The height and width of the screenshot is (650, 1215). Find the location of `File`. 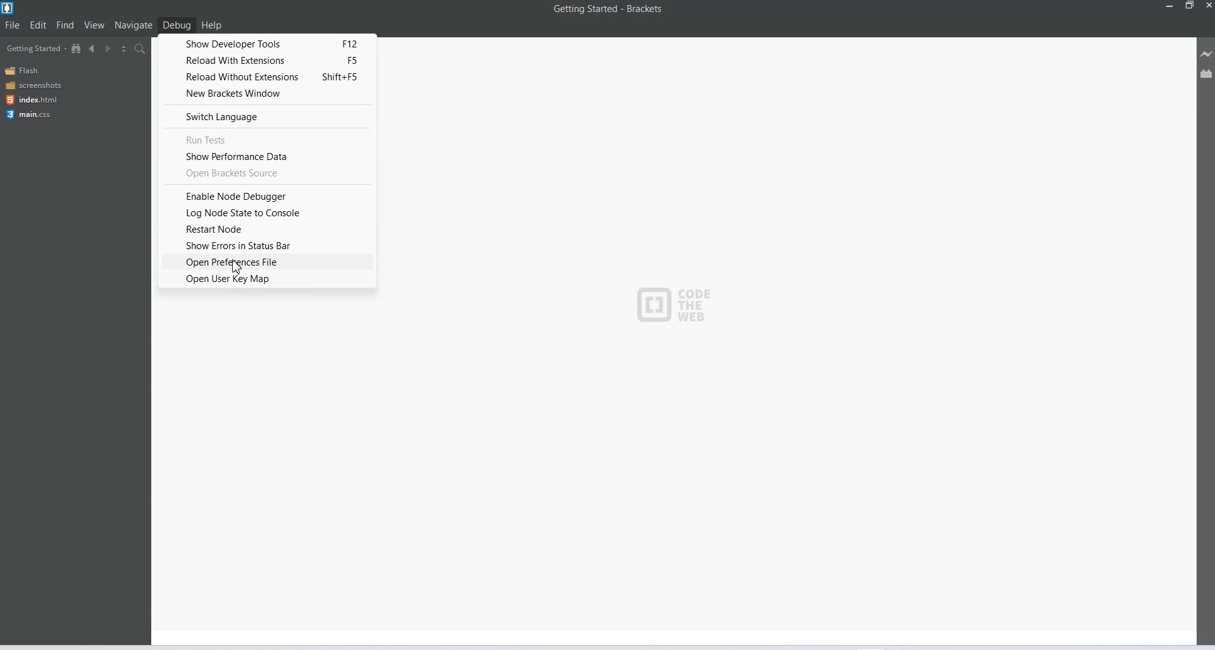

File is located at coordinates (13, 25).